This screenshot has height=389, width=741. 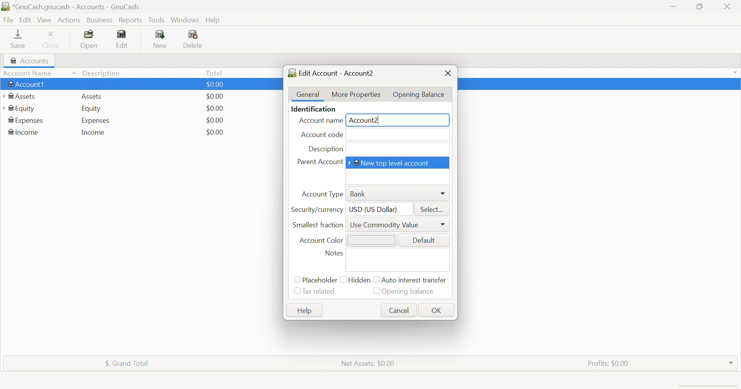 What do you see at coordinates (25, 20) in the screenshot?
I see `Edit` at bounding box center [25, 20].